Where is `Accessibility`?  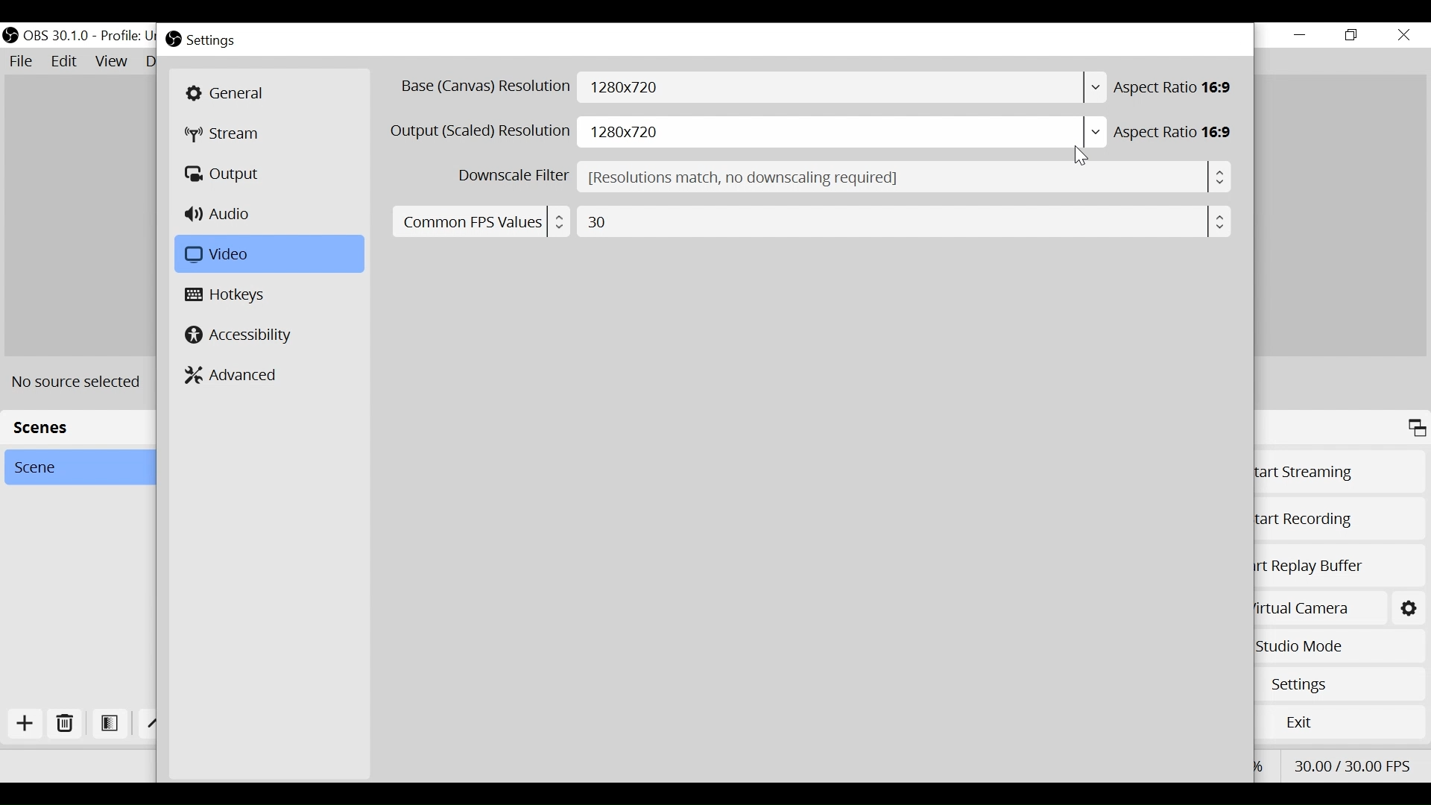 Accessibility is located at coordinates (239, 334).